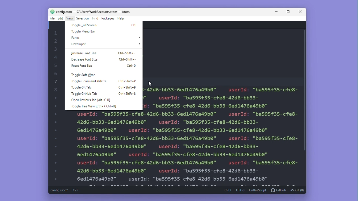  I want to click on open reviews tab, so click(90, 100).